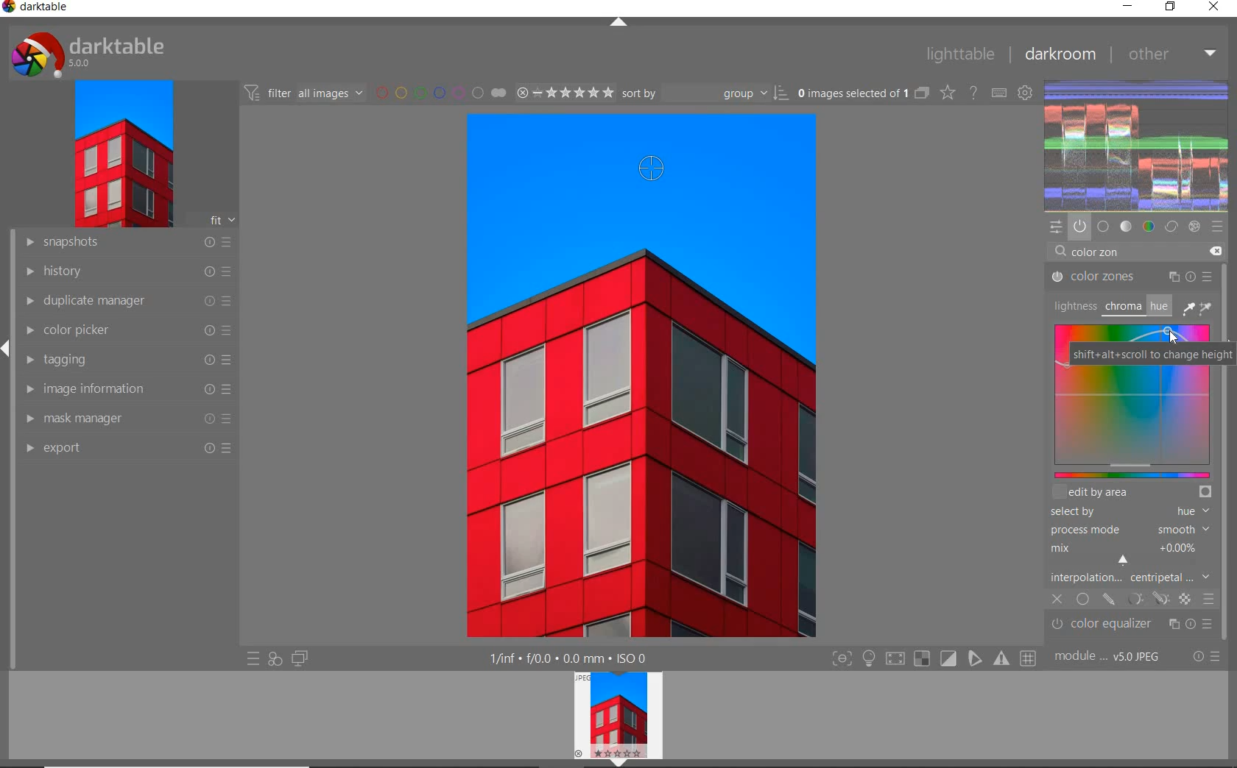 This screenshot has height=768, width=1237. What do you see at coordinates (616, 763) in the screenshot?
I see `expand/collapse` at bounding box center [616, 763].